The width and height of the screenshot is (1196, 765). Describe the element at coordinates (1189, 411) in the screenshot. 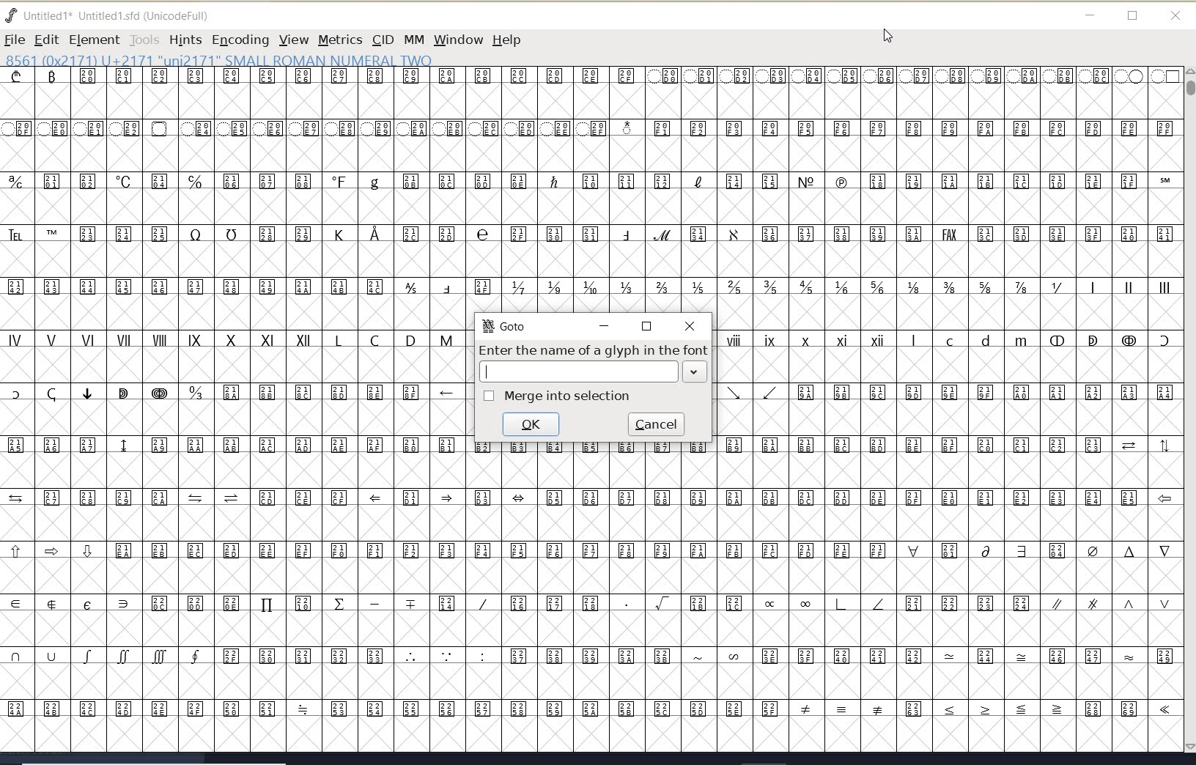

I see `SCROLLBAR` at that location.